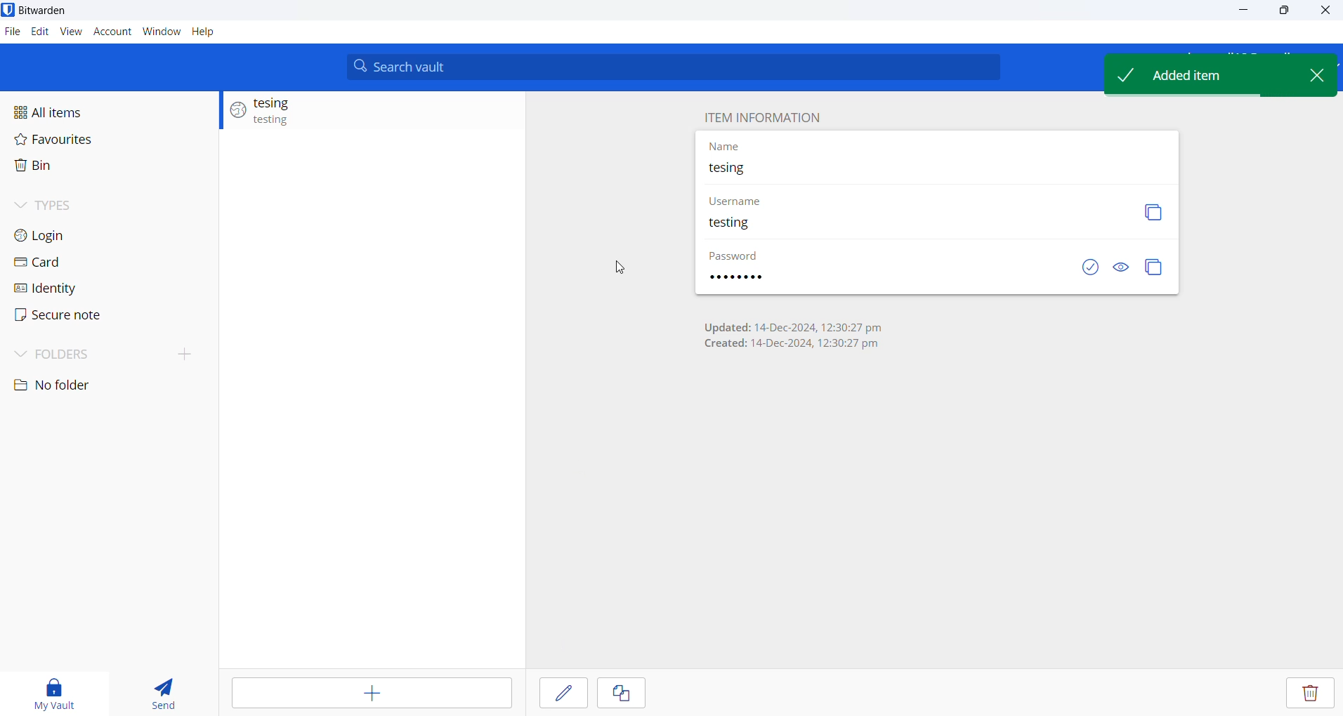 This screenshot has width=1343, height=716. I want to click on PASSWORD, so click(738, 256).